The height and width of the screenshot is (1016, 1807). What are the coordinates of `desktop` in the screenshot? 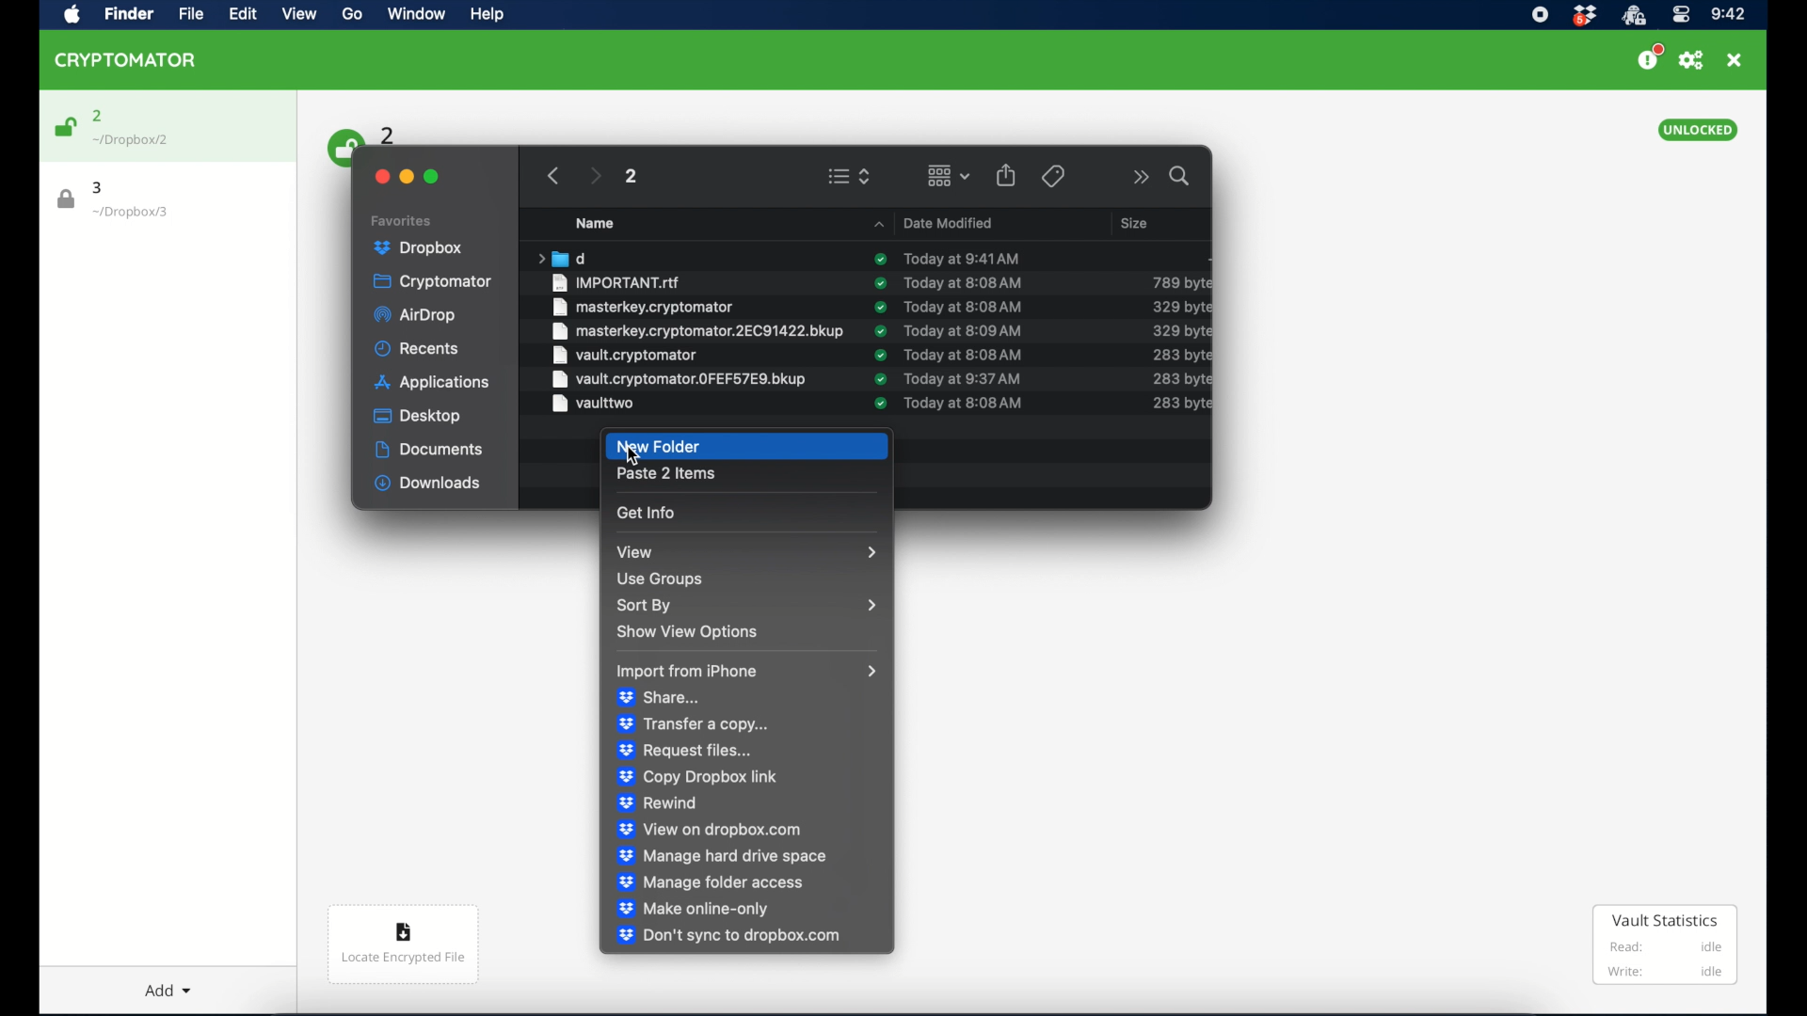 It's located at (419, 416).